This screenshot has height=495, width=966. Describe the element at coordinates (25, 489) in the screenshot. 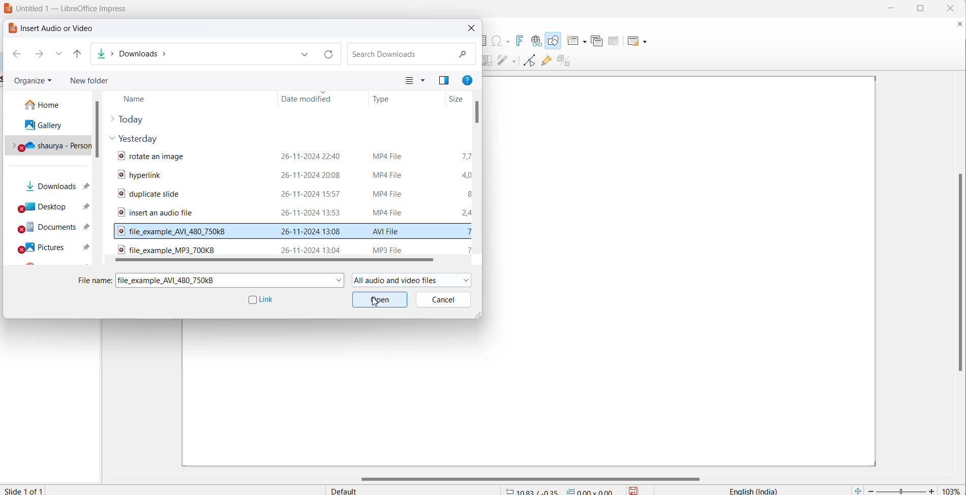

I see `current slide number` at that location.